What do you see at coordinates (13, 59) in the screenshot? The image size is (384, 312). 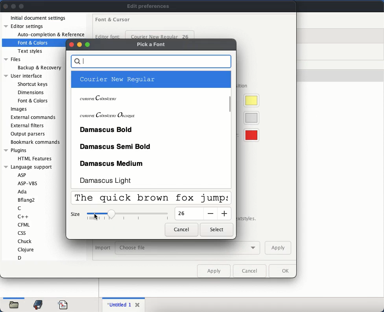 I see `Files` at bounding box center [13, 59].